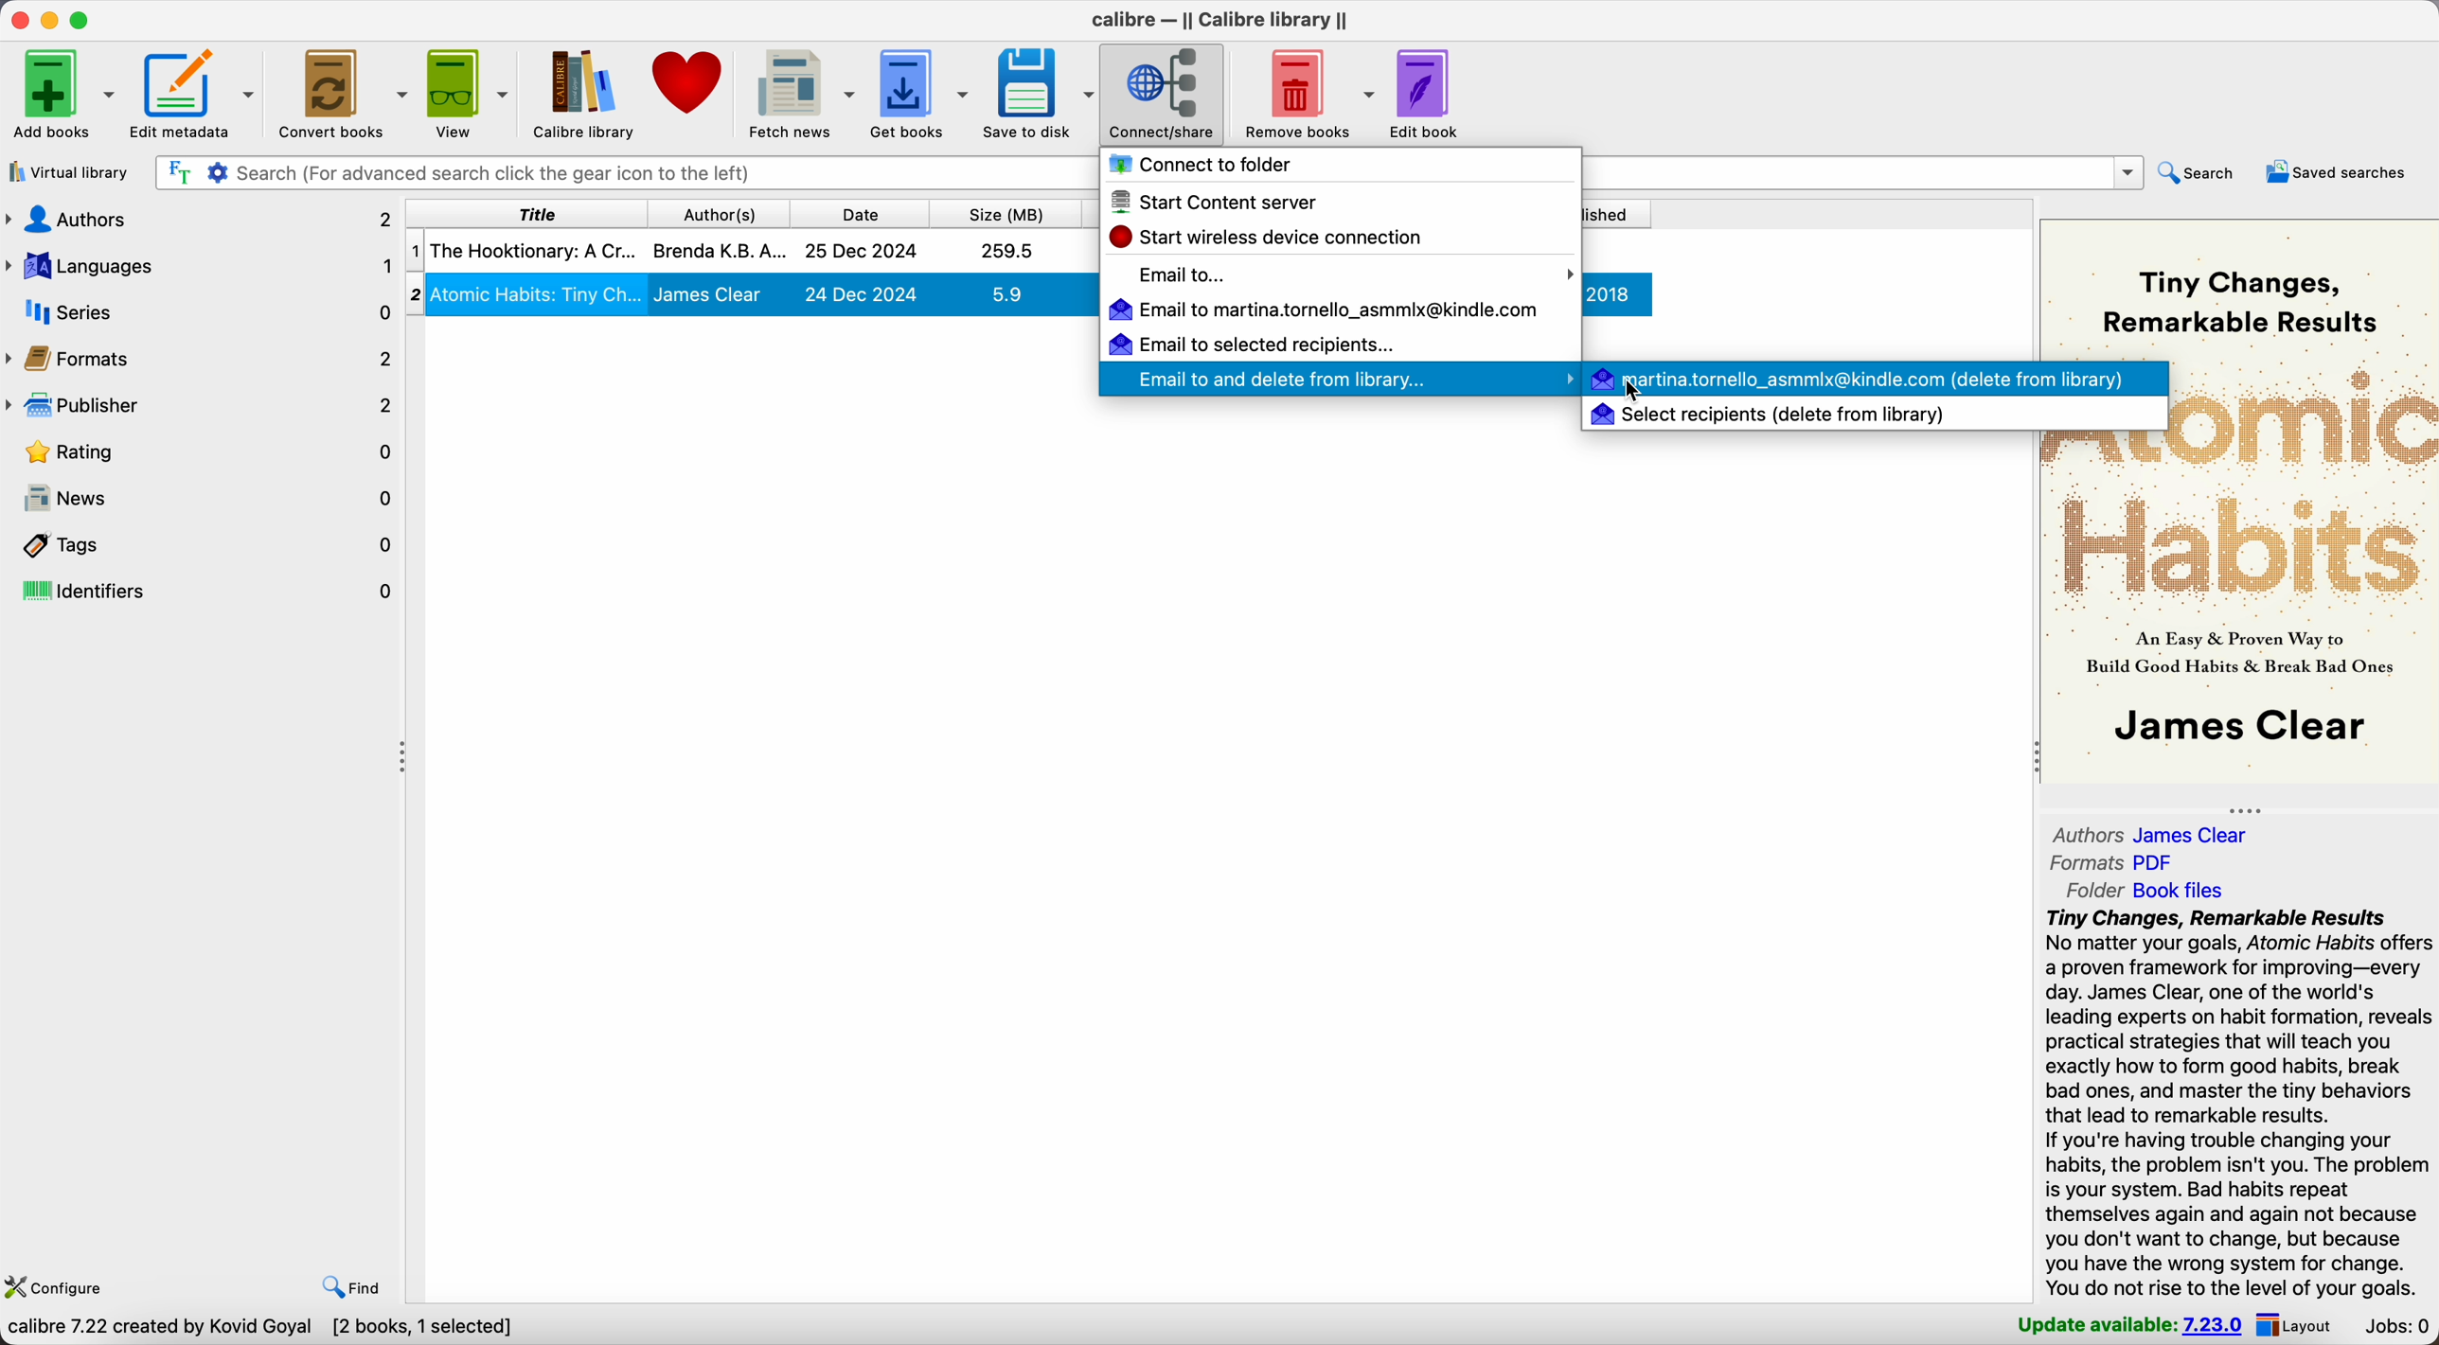 This screenshot has width=2439, height=1345. Describe the element at coordinates (345, 95) in the screenshot. I see `convert books` at that location.